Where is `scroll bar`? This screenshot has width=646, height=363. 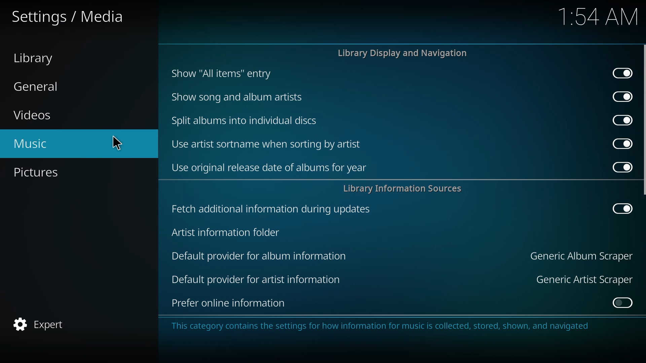 scroll bar is located at coordinates (645, 120).